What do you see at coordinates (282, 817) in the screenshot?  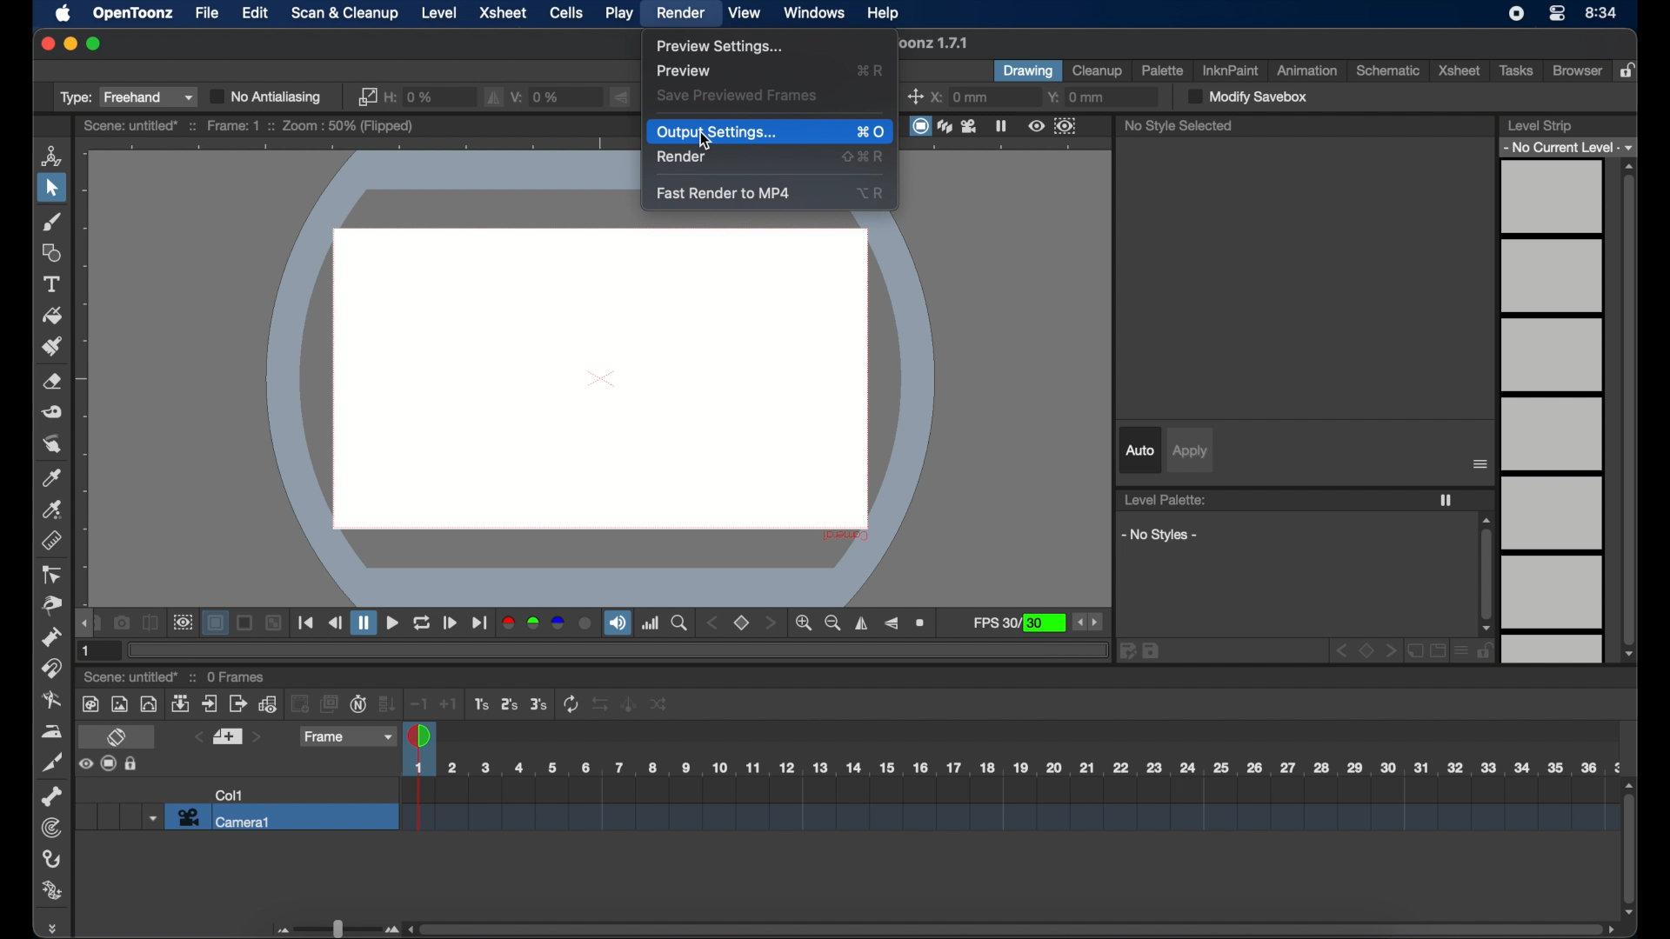 I see `camera 1` at bounding box center [282, 817].